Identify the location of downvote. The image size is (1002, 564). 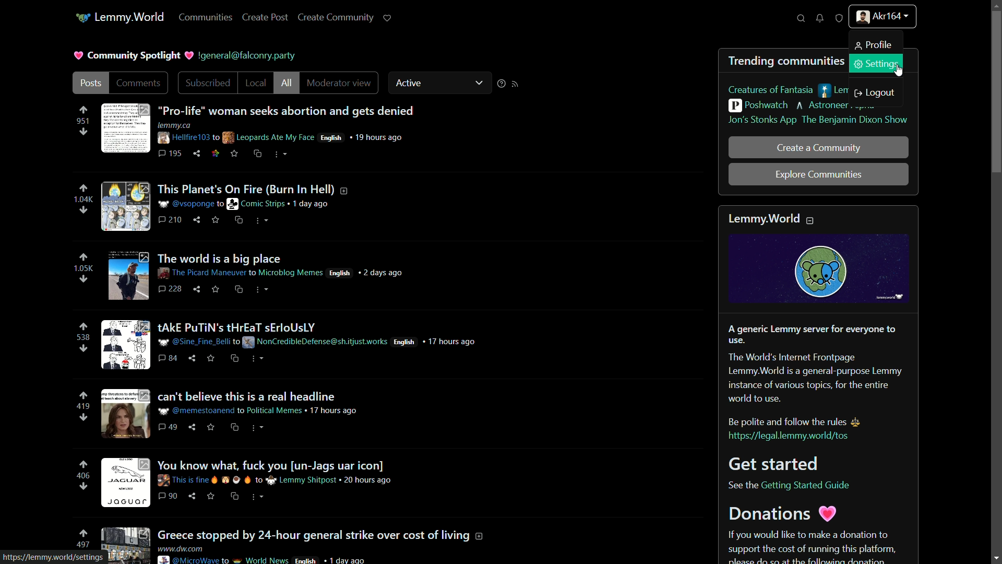
(83, 280).